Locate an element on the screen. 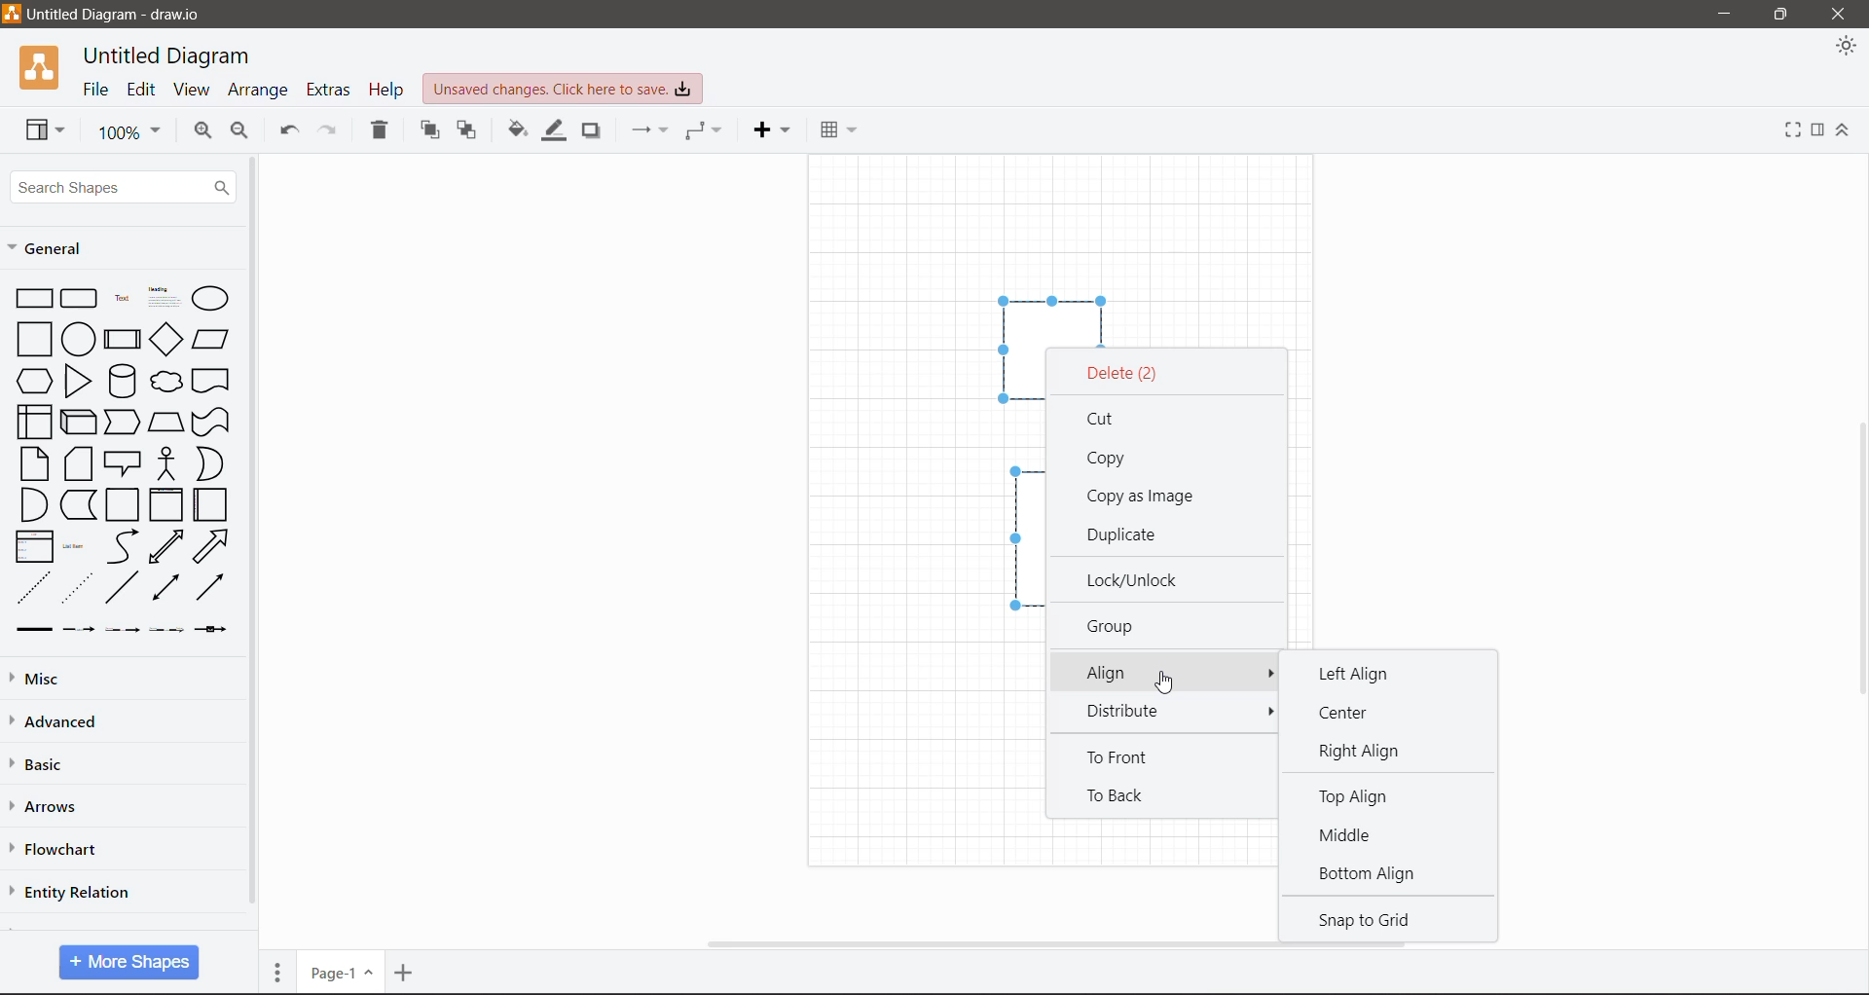  Waypoints is located at coordinates (703, 132).